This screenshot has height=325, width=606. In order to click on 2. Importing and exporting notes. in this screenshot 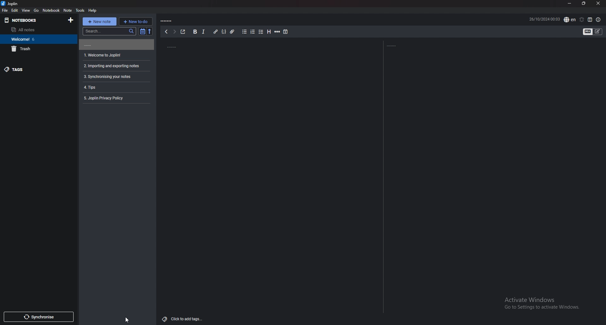, I will do `click(110, 65)`.